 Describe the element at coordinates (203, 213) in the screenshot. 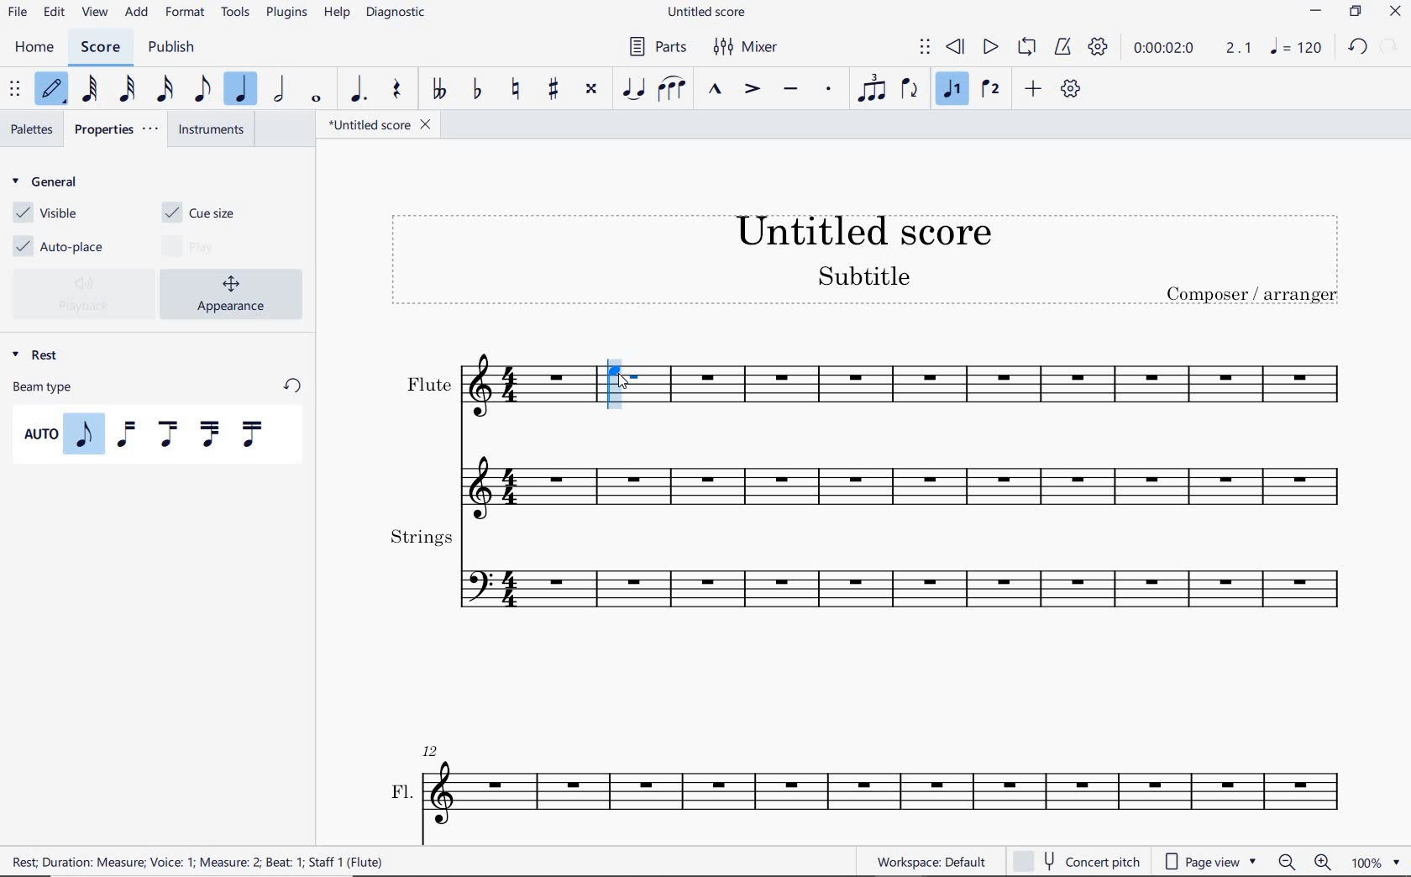

I see `CUE SIZE` at that location.